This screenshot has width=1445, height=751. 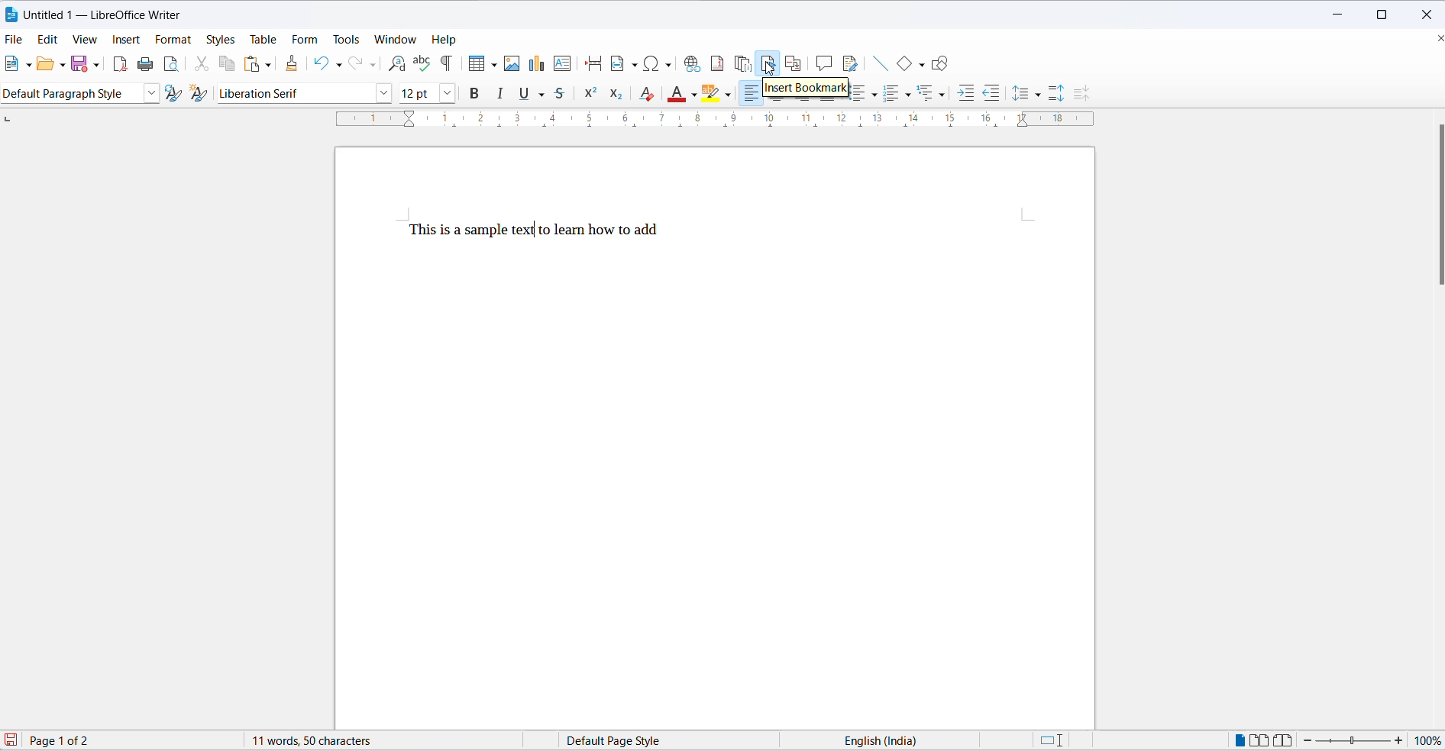 I want to click on , so click(x=898, y=93).